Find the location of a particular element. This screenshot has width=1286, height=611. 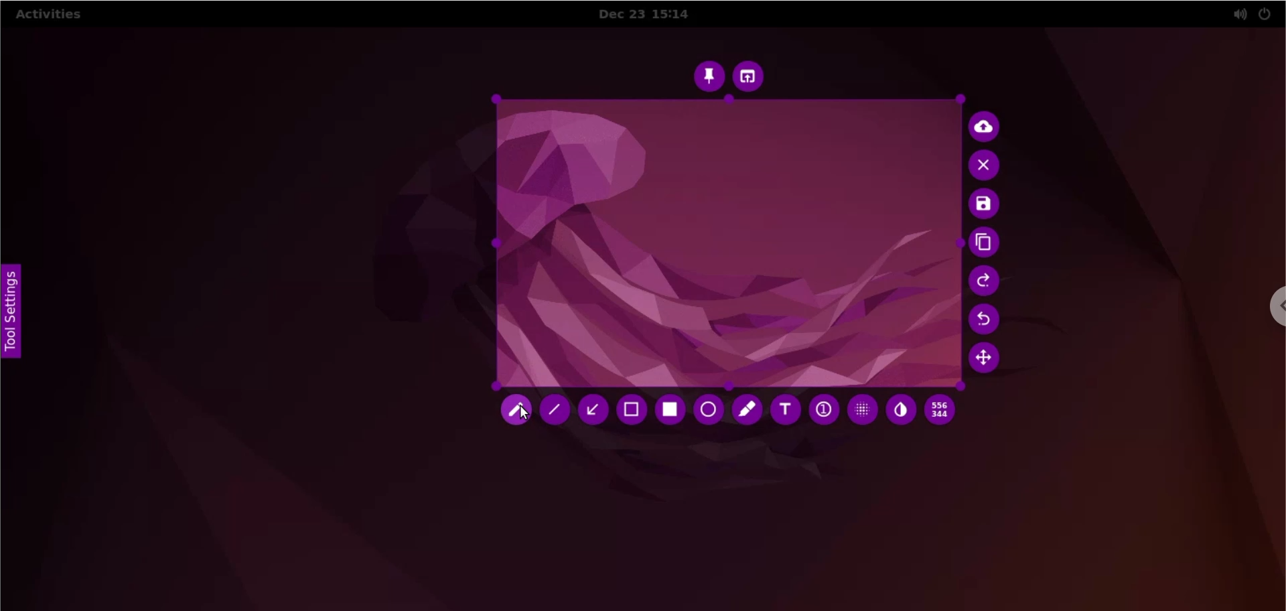

circle tool is located at coordinates (708, 409).